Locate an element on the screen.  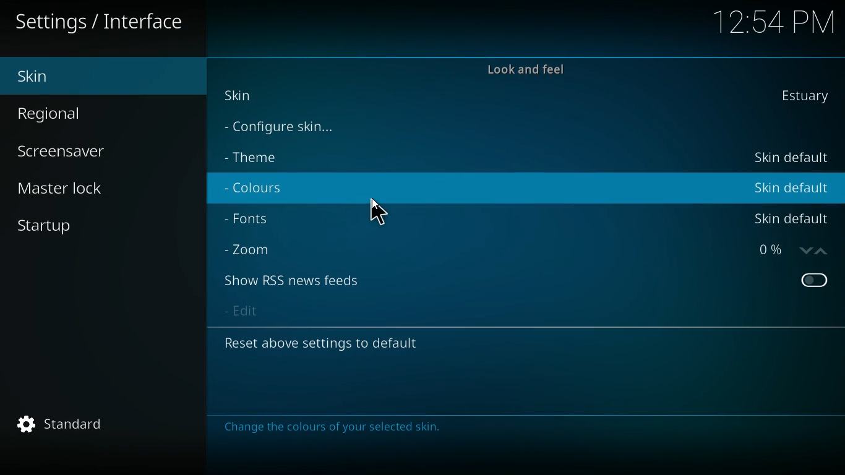
screensaver is located at coordinates (78, 150).